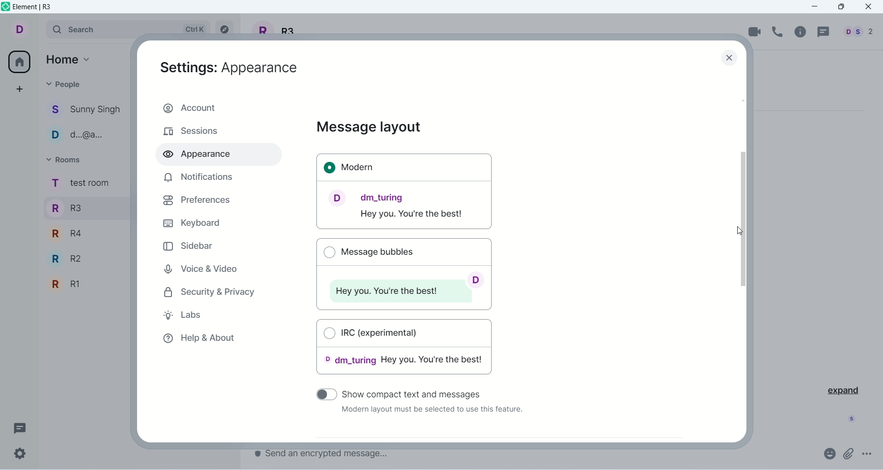  What do you see at coordinates (191, 132) in the screenshot?
I see `sessions` at bounding box center [191, 132].